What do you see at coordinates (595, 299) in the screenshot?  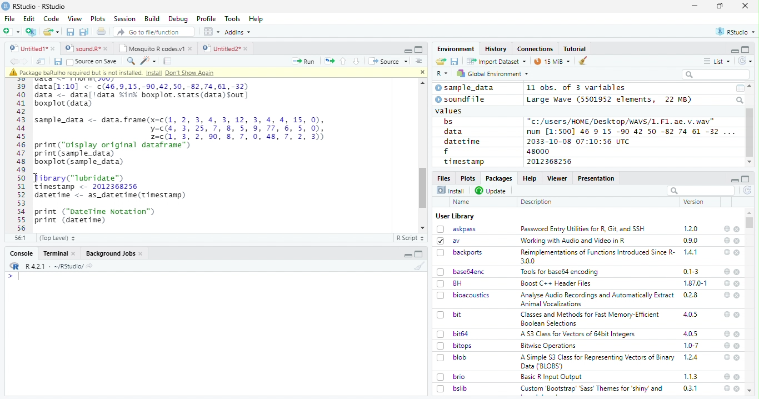 I see `Analyse Audio Recordings and Automatically ExtractAnimal Vocalizations` at bounding box center [595, 299].